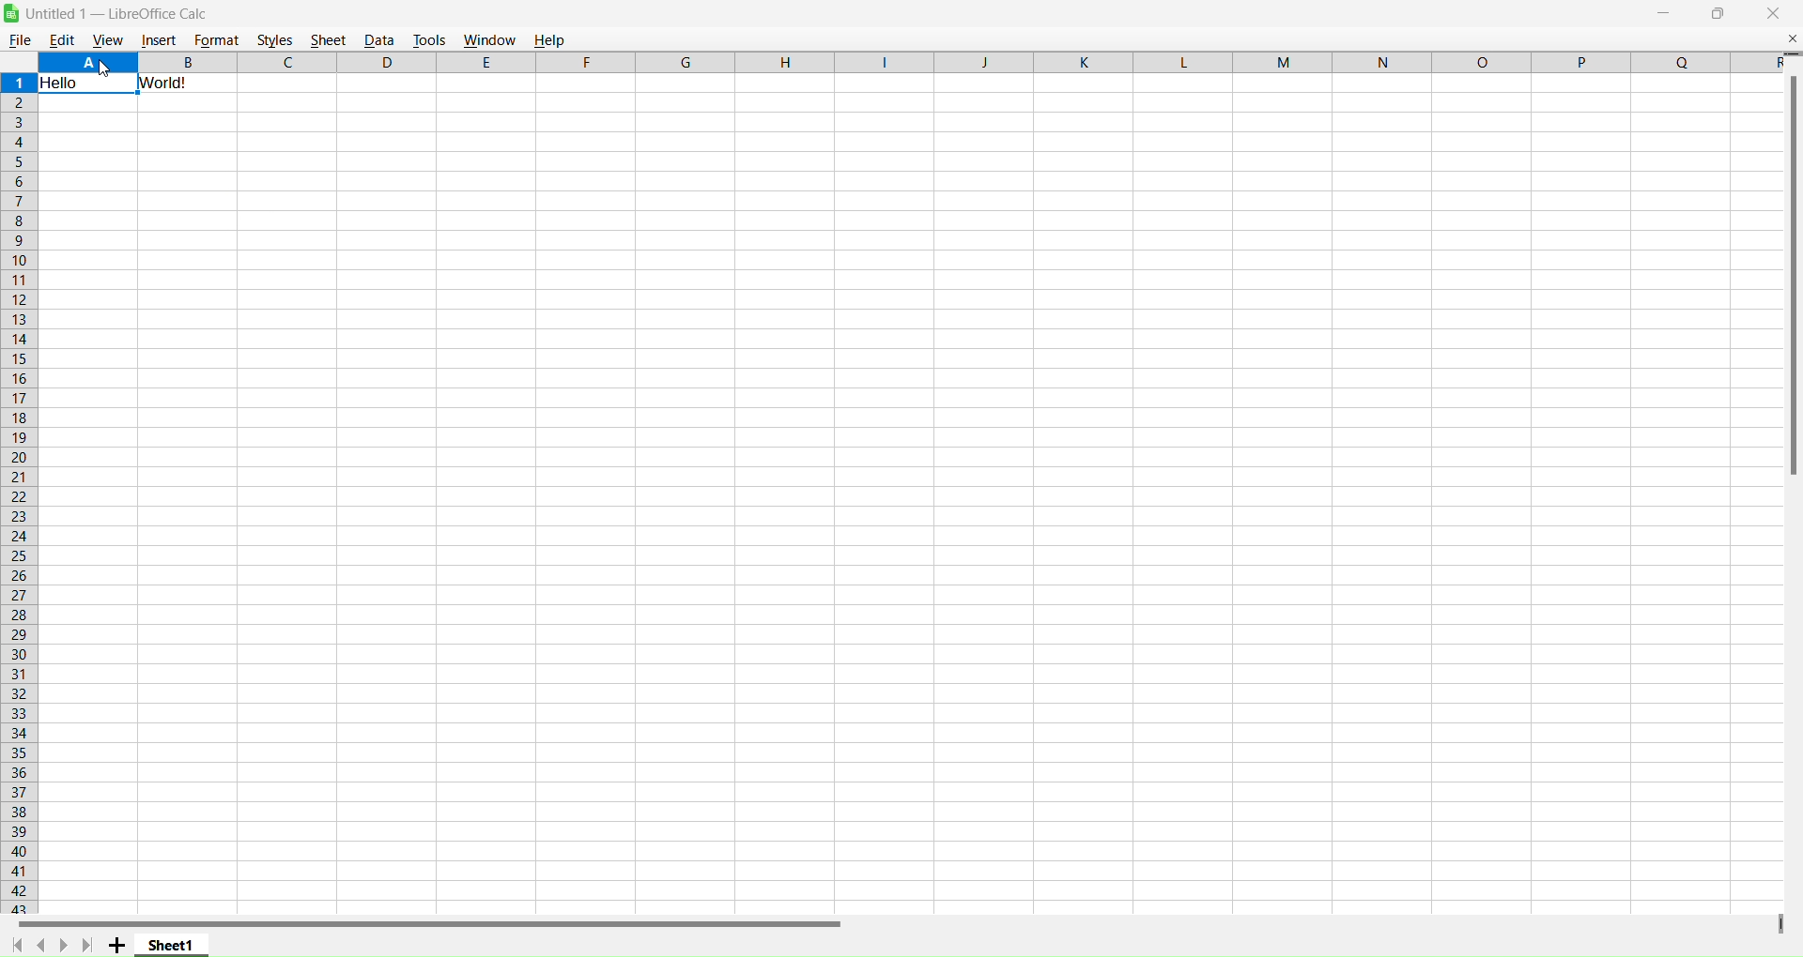  I want to click on Duplicate Sheet Area, so click(1779, 922).